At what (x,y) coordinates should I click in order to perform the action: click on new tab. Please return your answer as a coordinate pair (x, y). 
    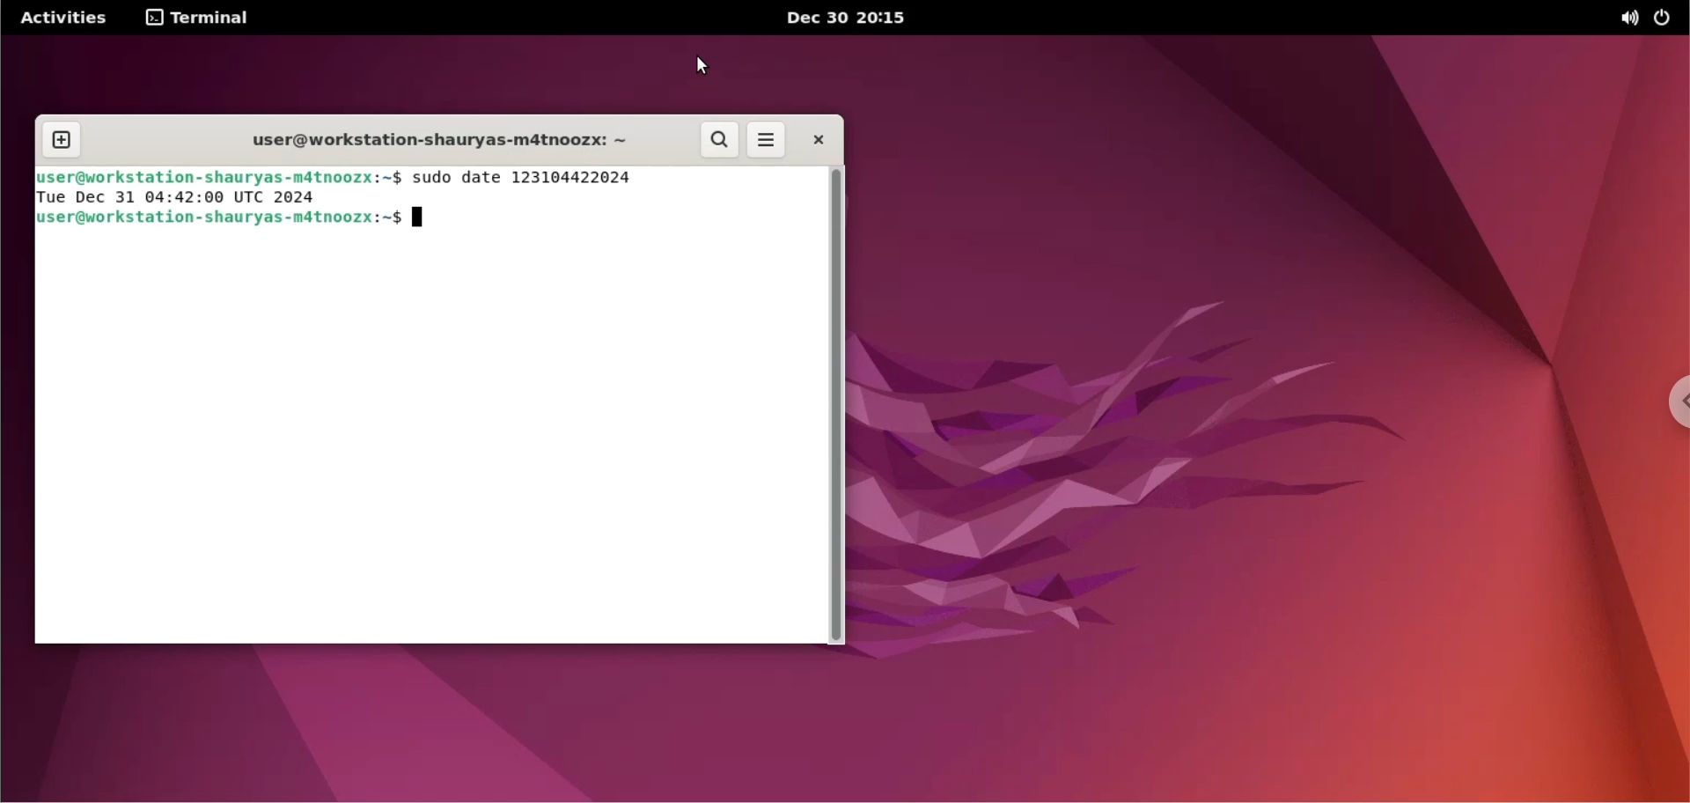
    Looking at the image, I should click on (60, 141).